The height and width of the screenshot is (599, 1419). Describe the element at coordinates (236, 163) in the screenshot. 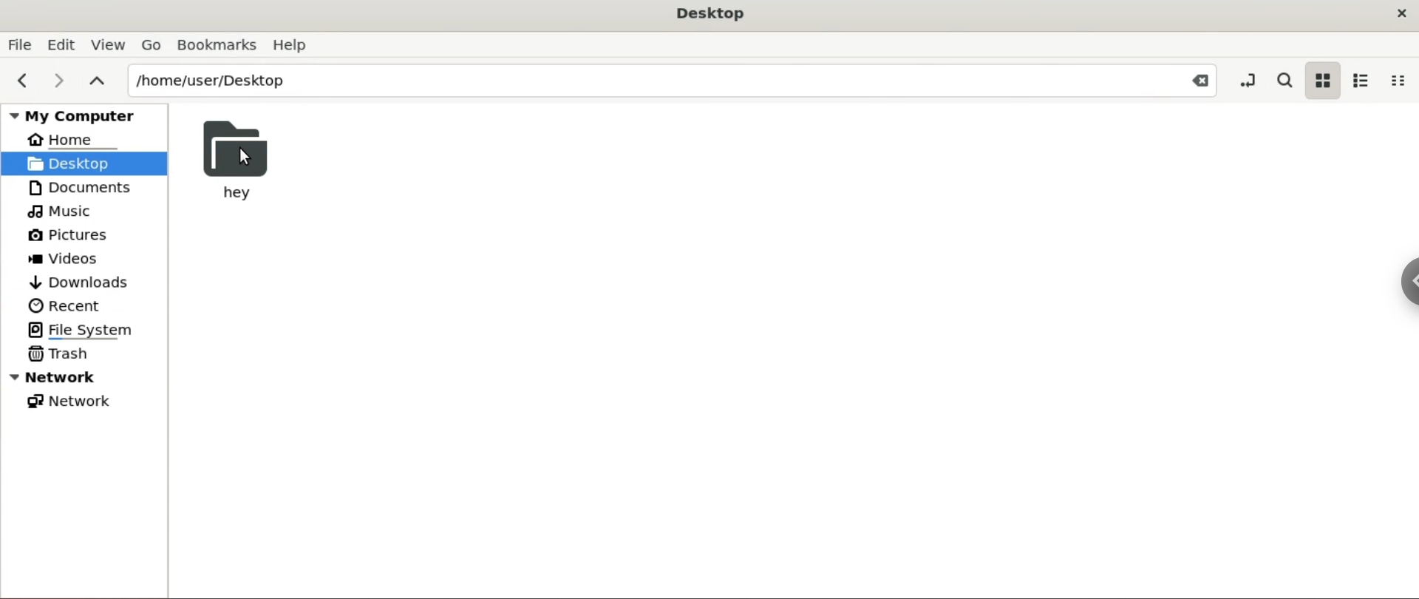

I see `hey` at that location.